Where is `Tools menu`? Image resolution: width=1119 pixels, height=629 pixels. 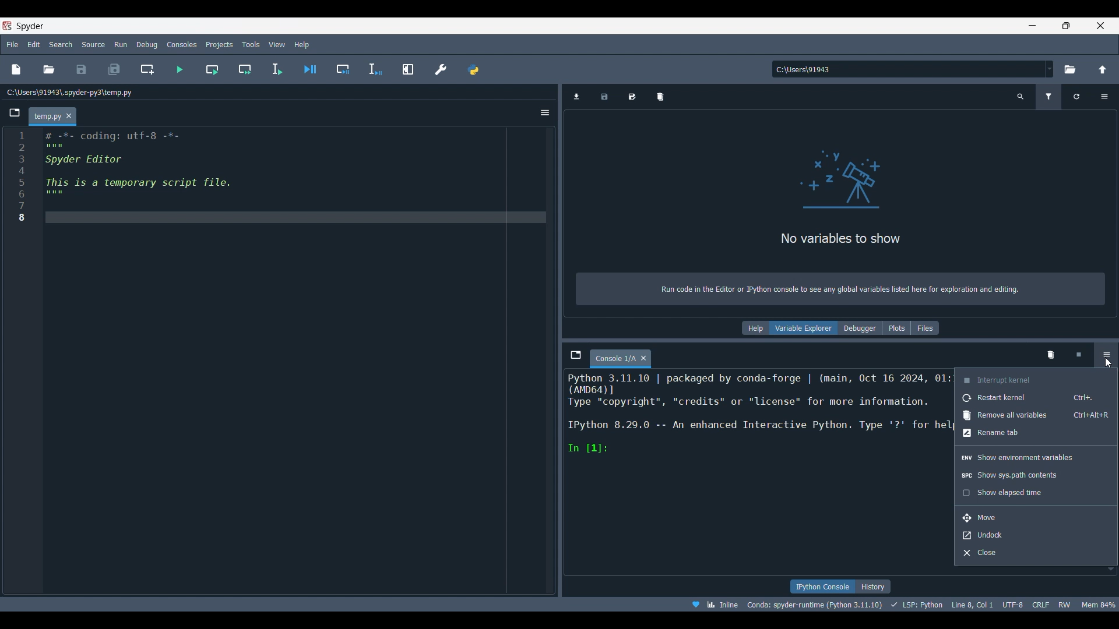
Tools menu is located at coordinates (251, 44).